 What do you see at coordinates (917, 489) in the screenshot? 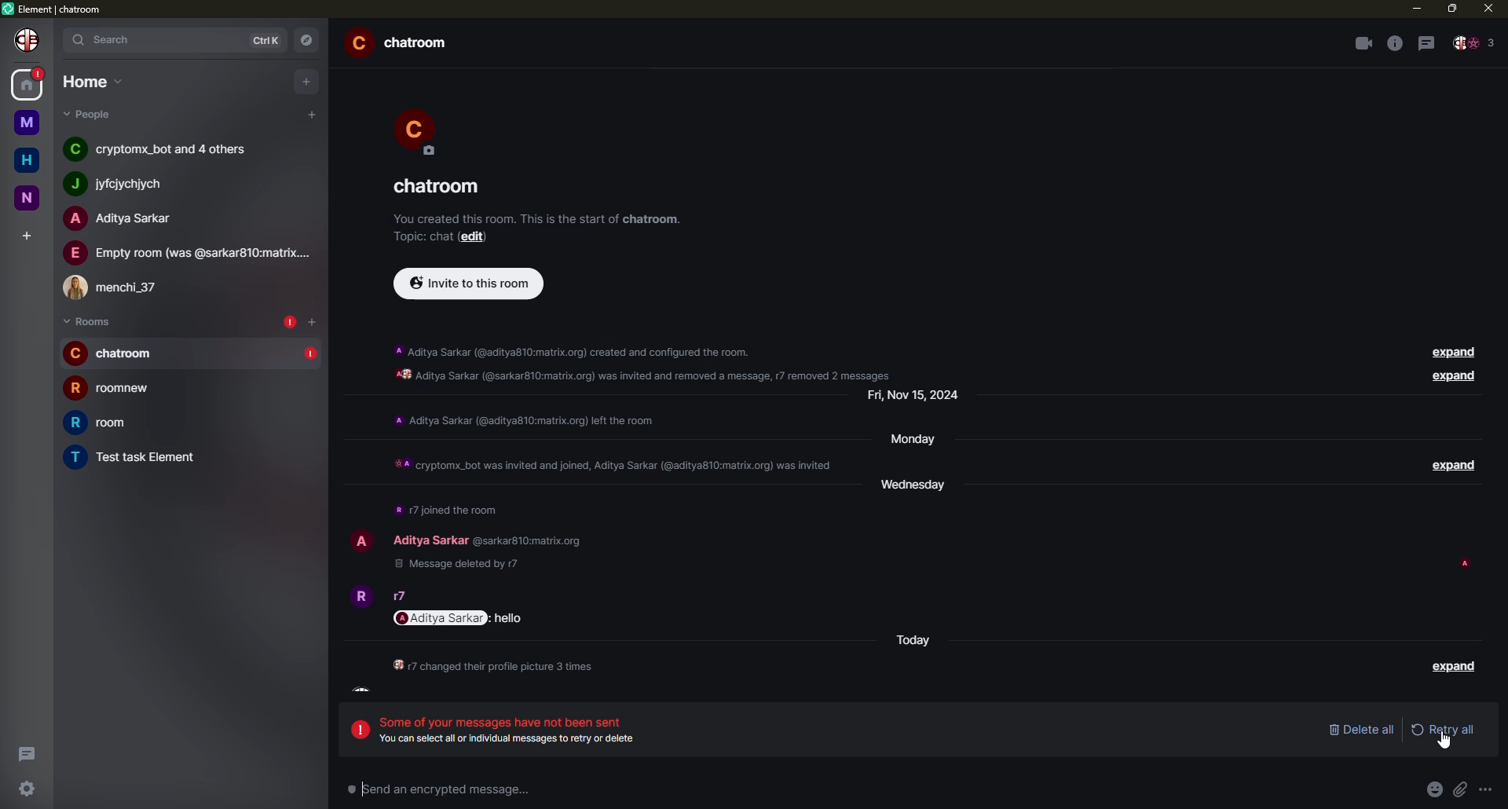
I see `day` at bounding box center [917, 489].